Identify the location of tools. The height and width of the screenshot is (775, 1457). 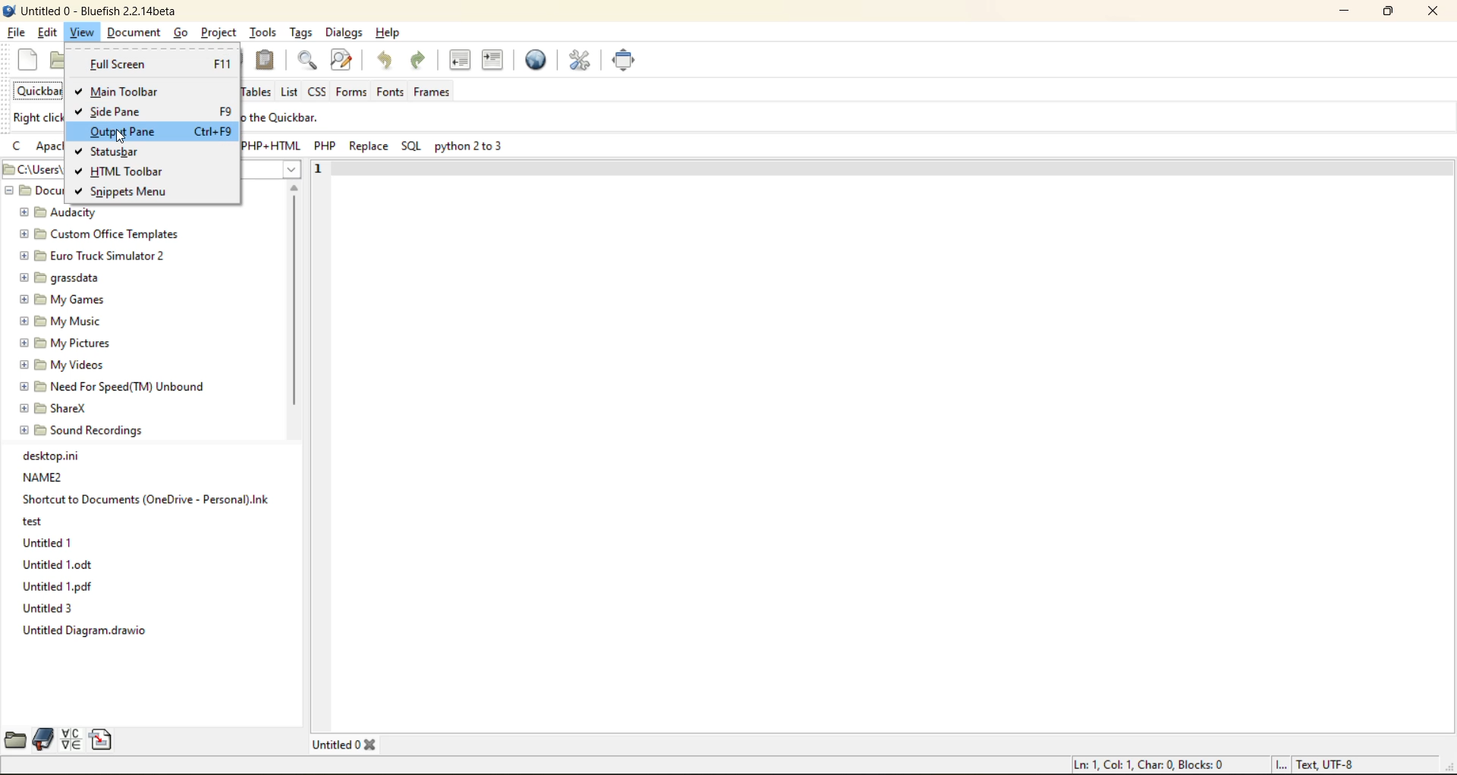
(263, 34).